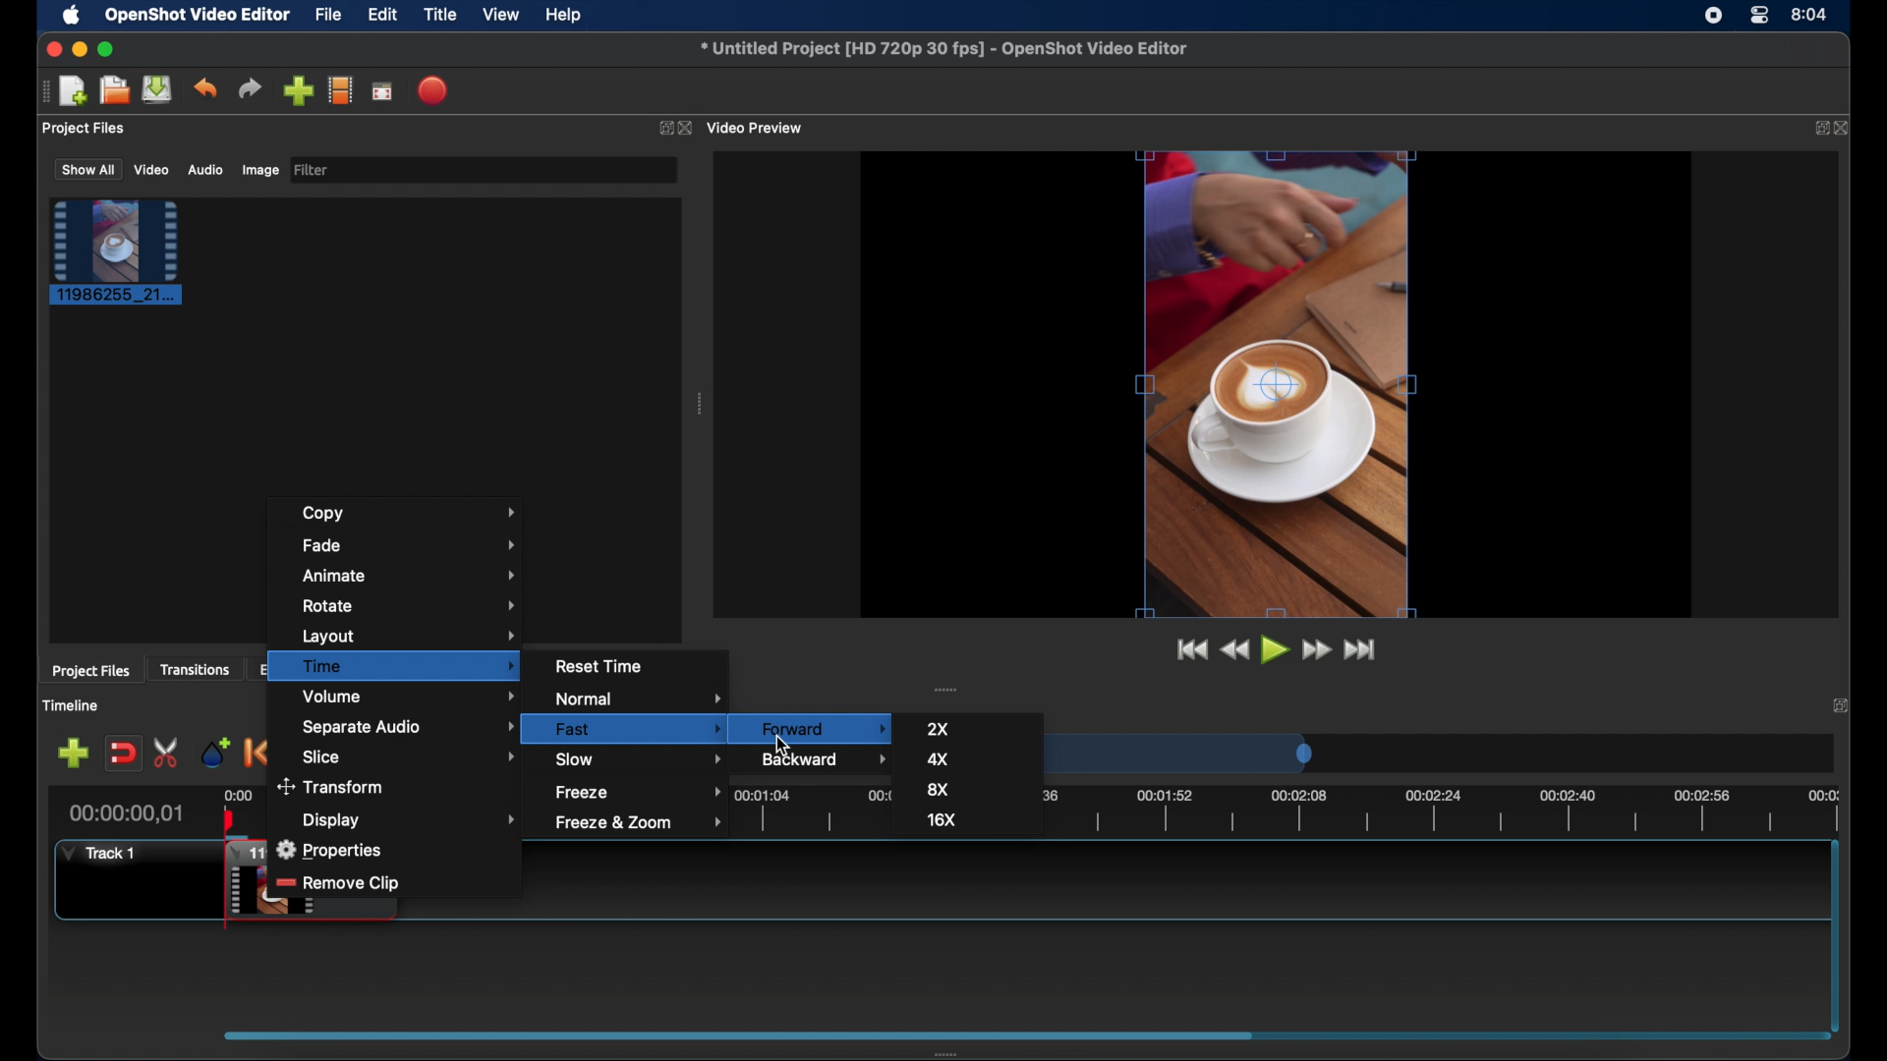  I want to click on normal menu, so click(643, 699).